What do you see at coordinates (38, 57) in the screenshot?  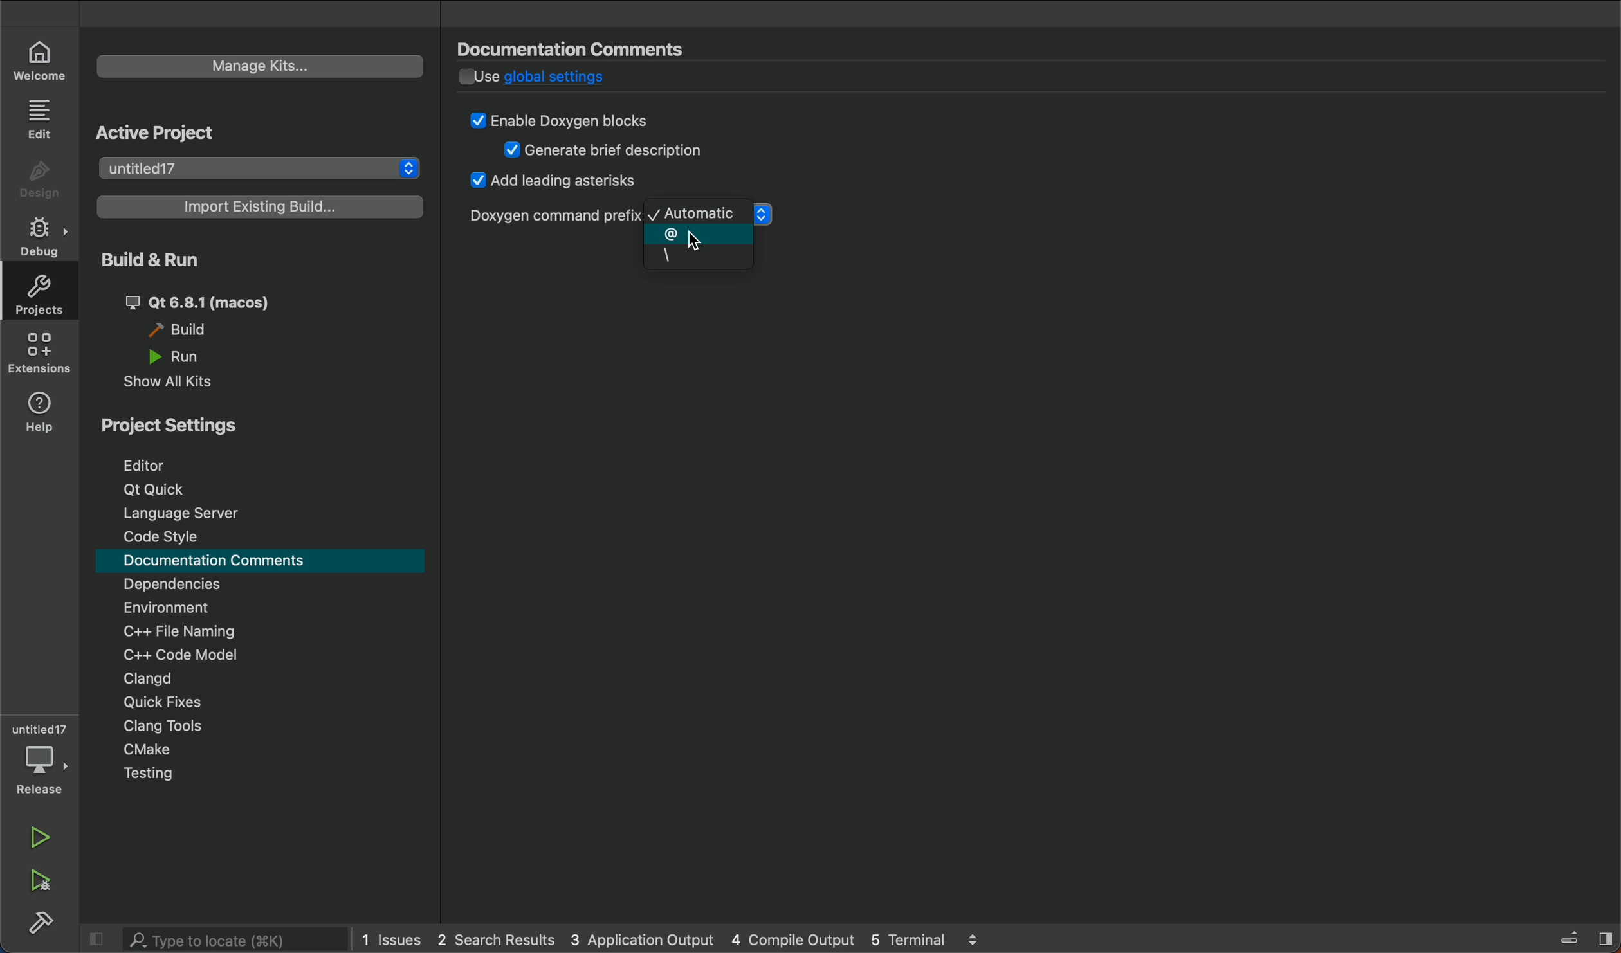 I see `welcome` at bounding box center [38, 57].